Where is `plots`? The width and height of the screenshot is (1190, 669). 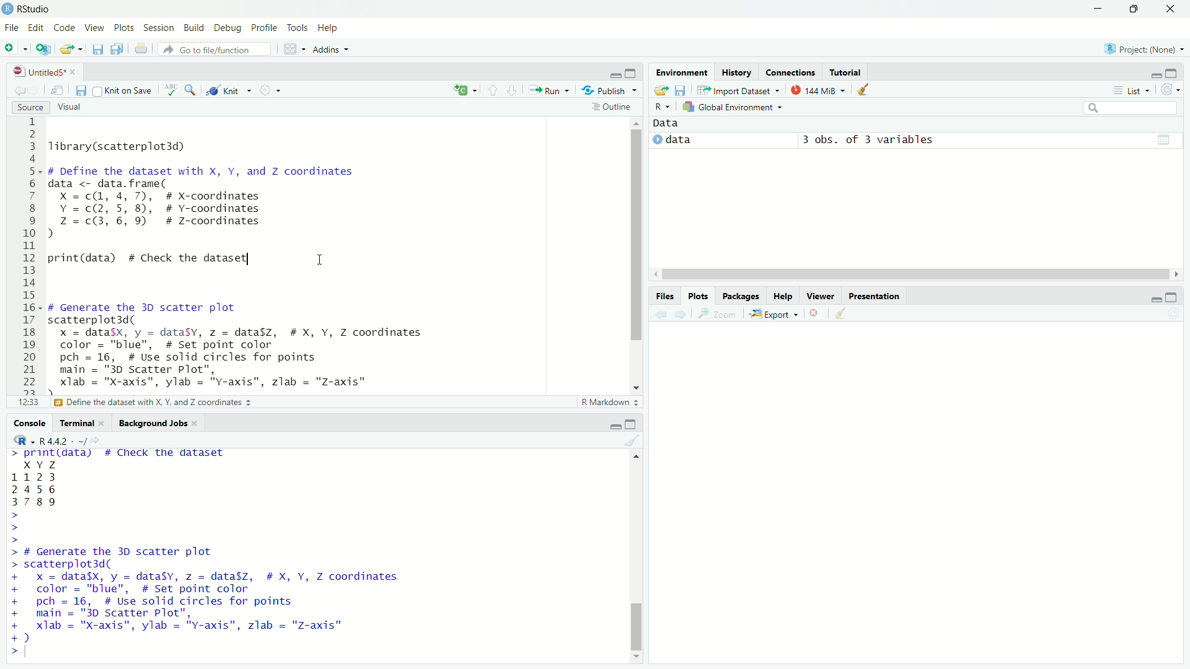 plots is located at coordinates (699, 296).